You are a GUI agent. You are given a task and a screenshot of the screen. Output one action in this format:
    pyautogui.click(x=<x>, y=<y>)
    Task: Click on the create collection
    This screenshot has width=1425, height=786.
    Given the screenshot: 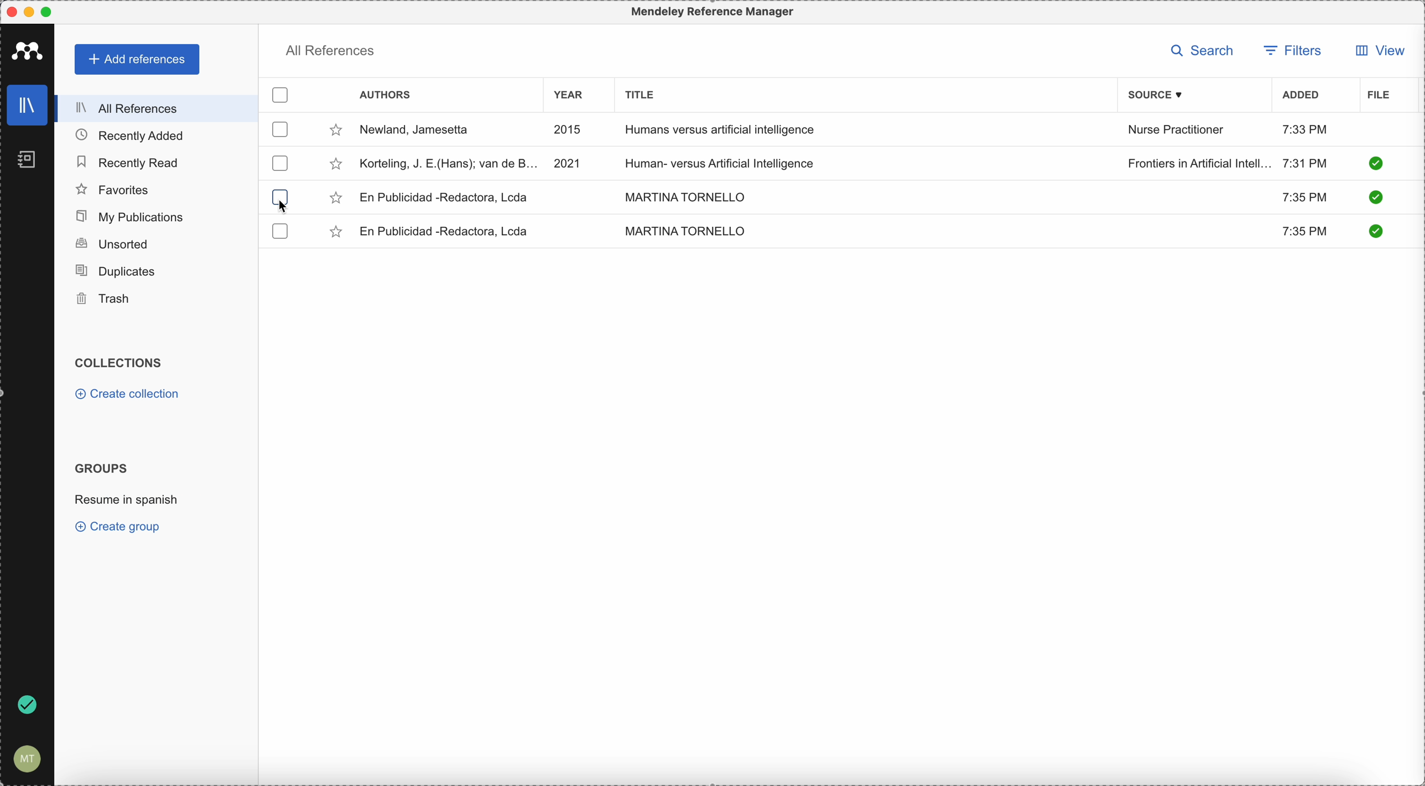 What is the action you would take?
    pyautogui.click(x=130, y=395)
    